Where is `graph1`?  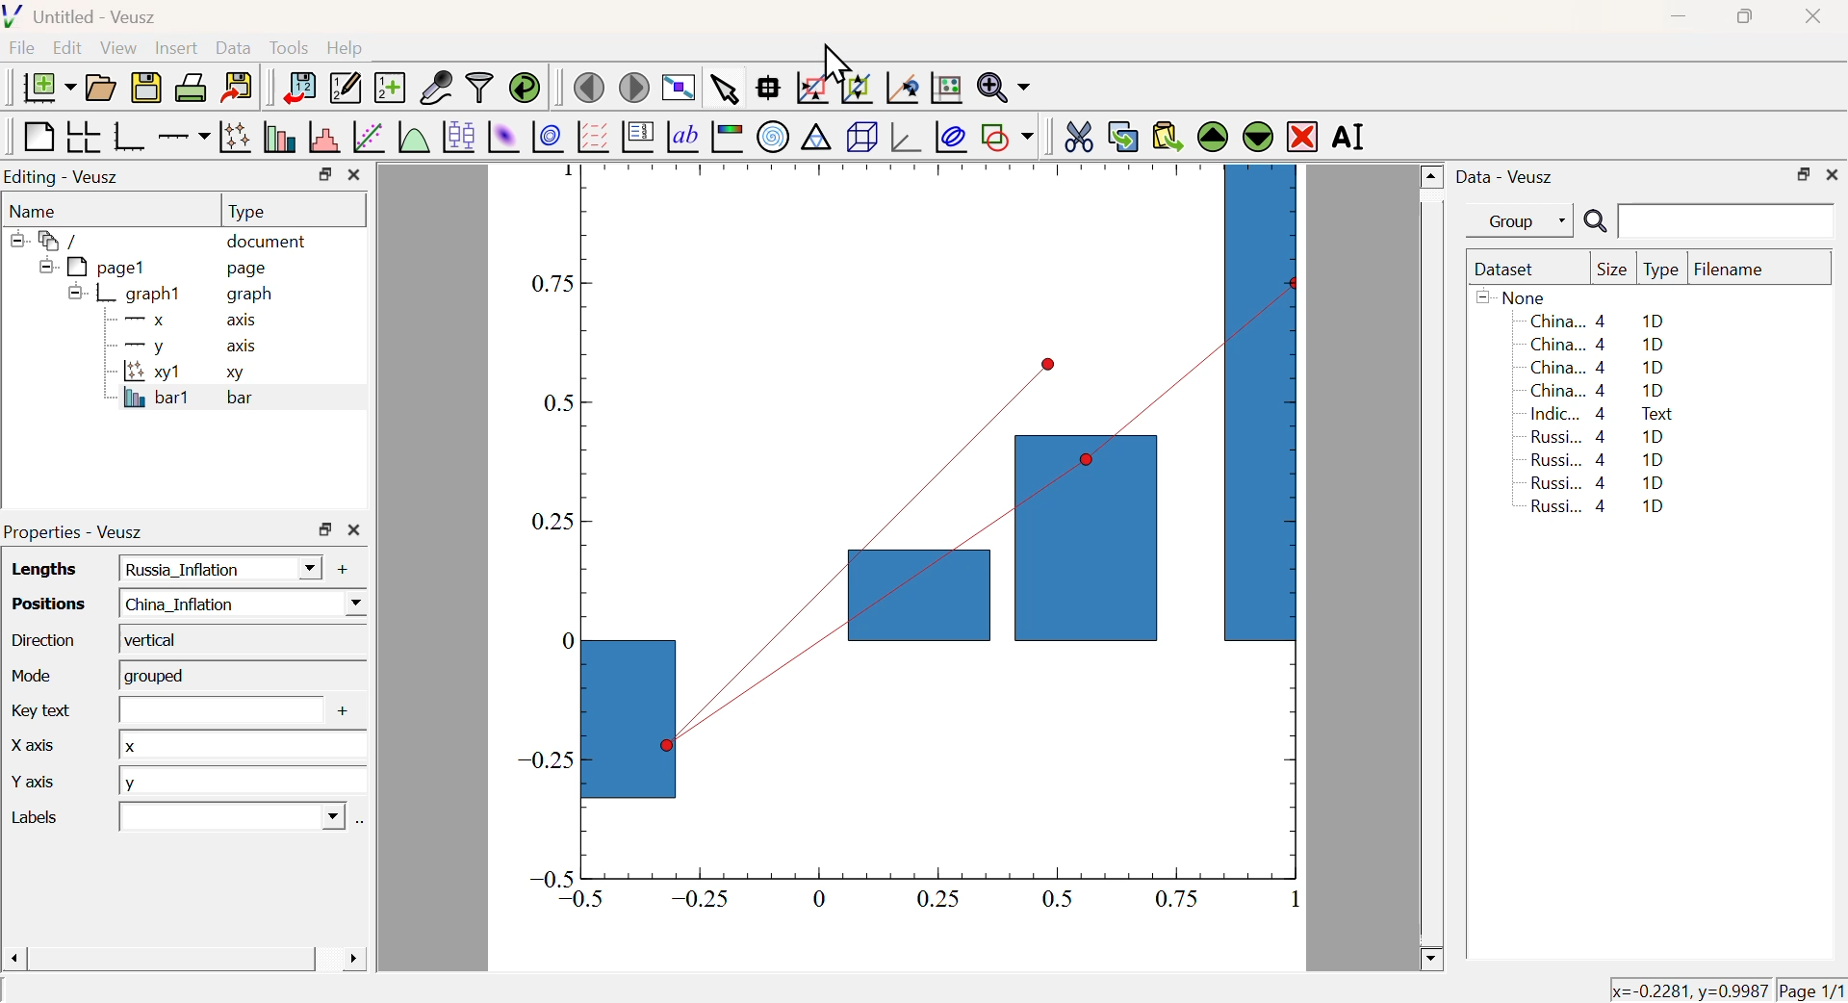 graph1 is located at coordinates (127, 293).